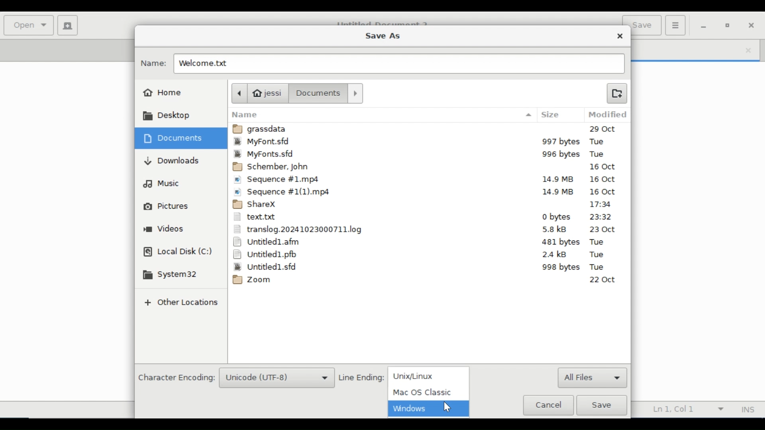  I want to click on Name, so click(153, 63).